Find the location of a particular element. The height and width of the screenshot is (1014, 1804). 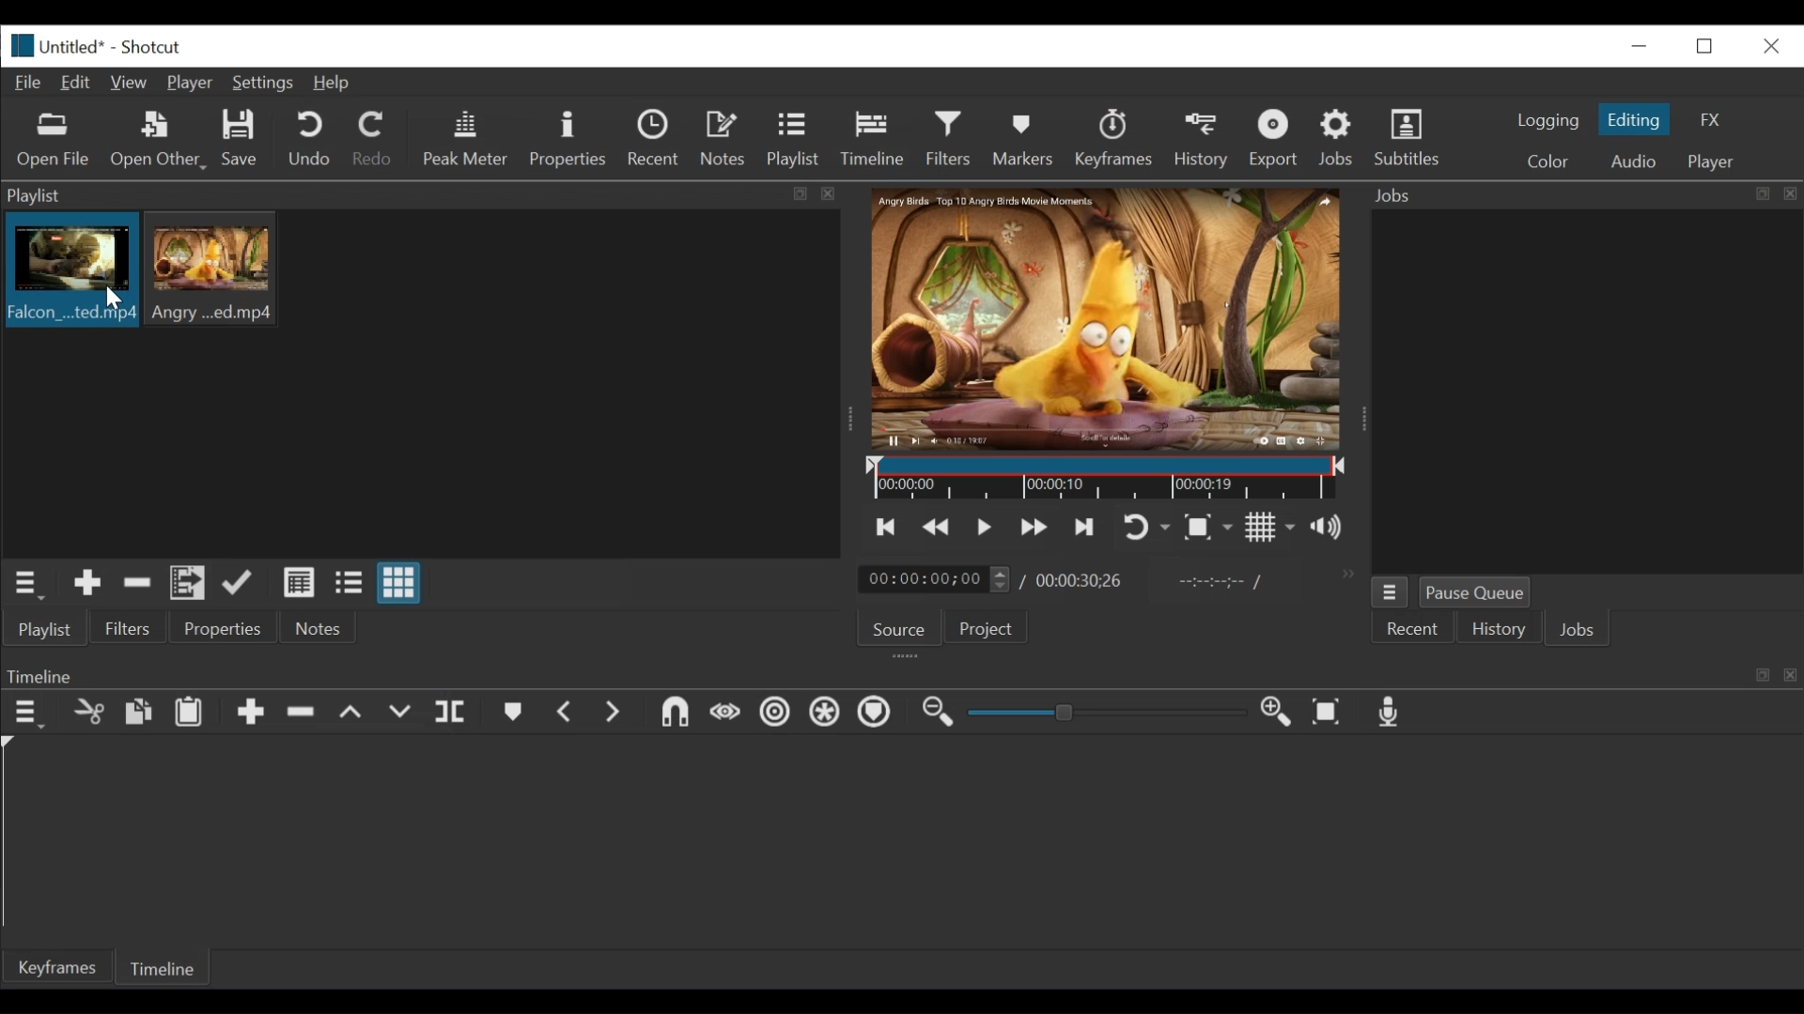

close is located at coordinates (1769, 44).